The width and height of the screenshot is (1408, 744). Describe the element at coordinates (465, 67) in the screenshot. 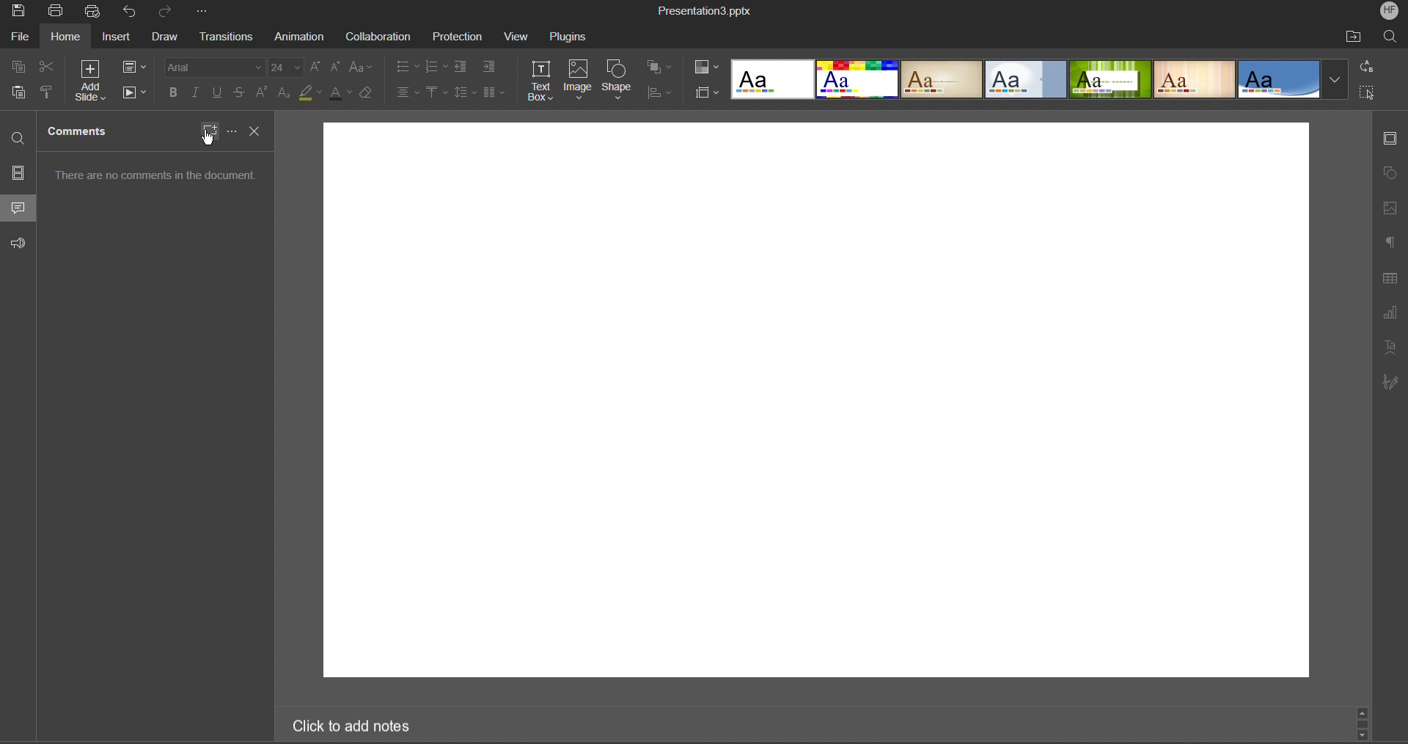

I see `Indent Options` at that location.